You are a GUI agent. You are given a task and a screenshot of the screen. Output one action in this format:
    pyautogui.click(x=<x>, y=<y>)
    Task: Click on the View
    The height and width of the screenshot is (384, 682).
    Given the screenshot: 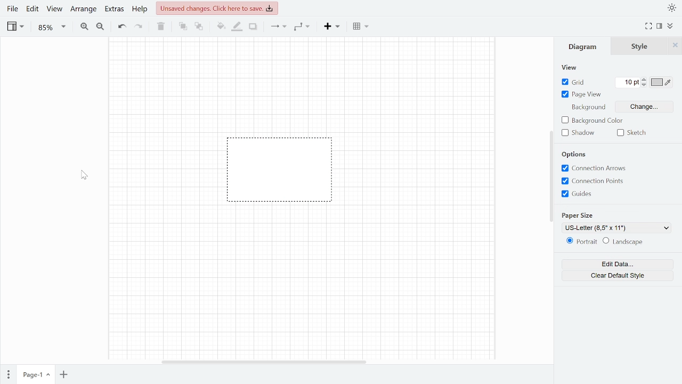 What is the action you would take?
    pyautogui.click(x=15, y=27)
    